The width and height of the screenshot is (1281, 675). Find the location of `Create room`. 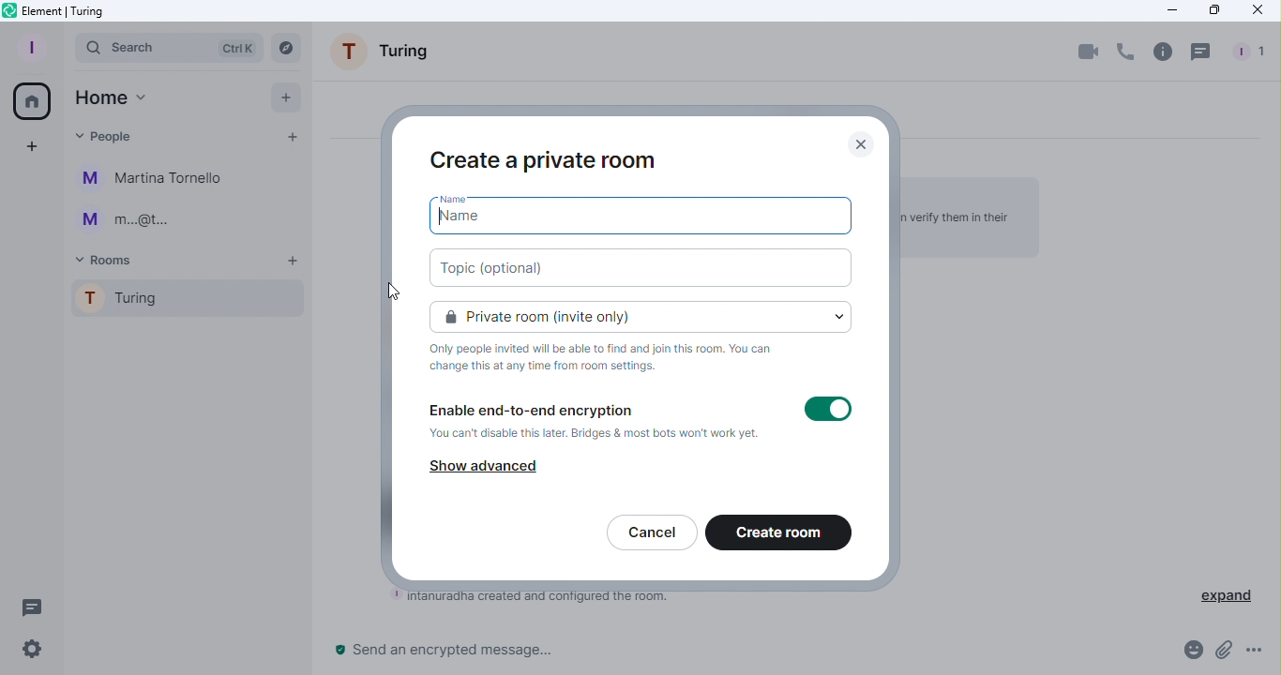

Create room is located at coordinates (780, 534).